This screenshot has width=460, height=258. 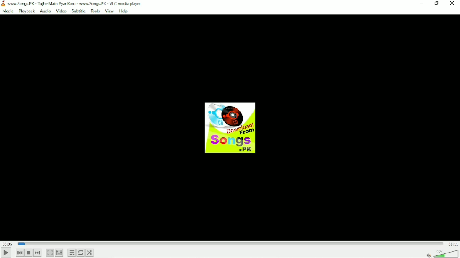 I want to click on Previous, so click(x=20, y=253).